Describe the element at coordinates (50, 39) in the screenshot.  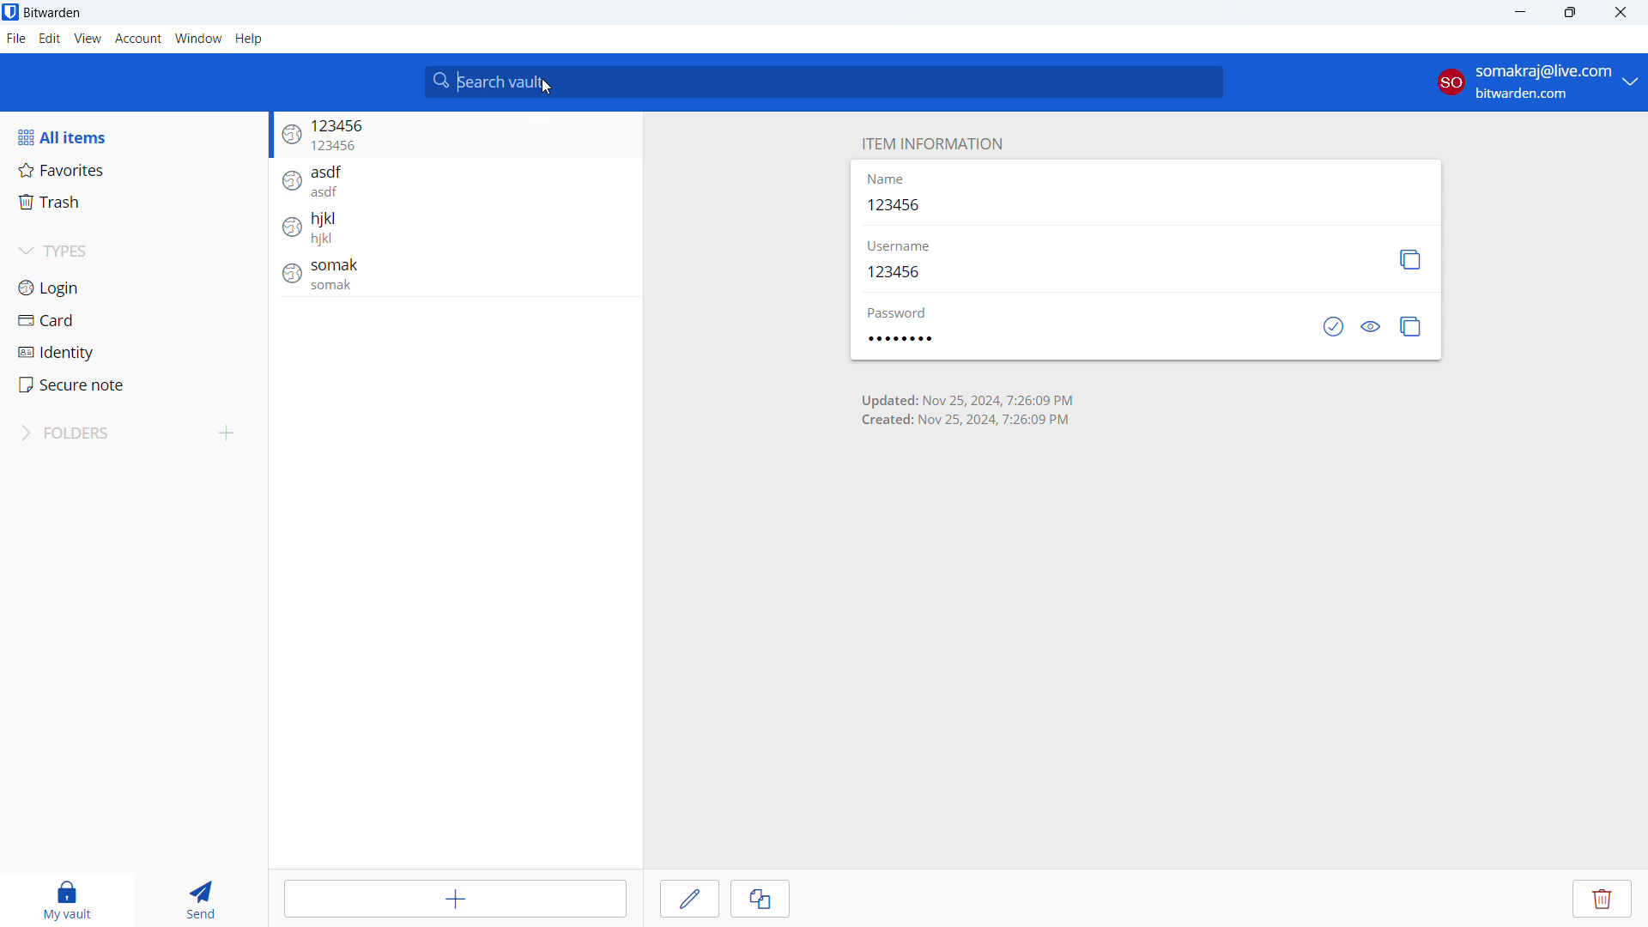
I see `edit` at that location.